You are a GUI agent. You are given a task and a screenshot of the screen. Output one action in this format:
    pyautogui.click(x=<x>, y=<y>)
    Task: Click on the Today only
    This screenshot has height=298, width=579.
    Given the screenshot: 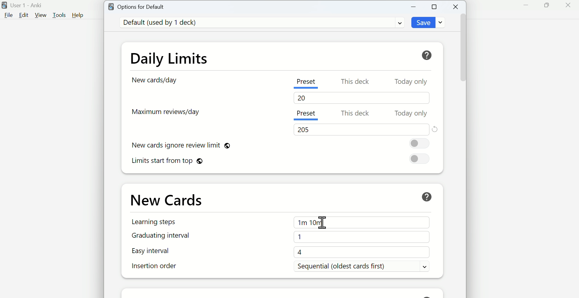 What is the action you would take?
    pyautogui.click(x=413, y=113)
    